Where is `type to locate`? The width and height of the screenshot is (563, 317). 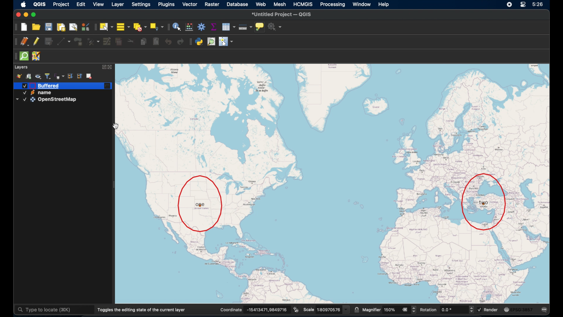 type to locate is located at coordinates (54, 311).